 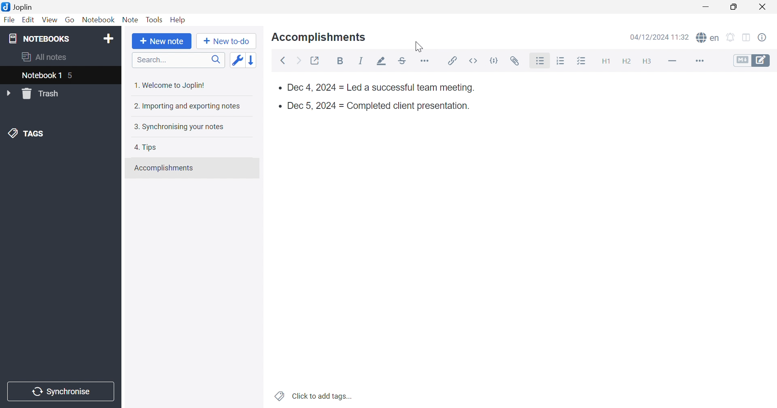 I want to click on Cursor, so click(x=418, y=48).